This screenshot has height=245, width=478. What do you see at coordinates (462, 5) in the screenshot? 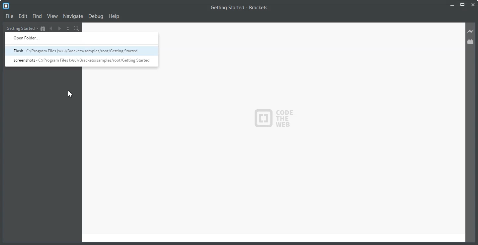
I see `Maximize` at bounding box center [462, 5].